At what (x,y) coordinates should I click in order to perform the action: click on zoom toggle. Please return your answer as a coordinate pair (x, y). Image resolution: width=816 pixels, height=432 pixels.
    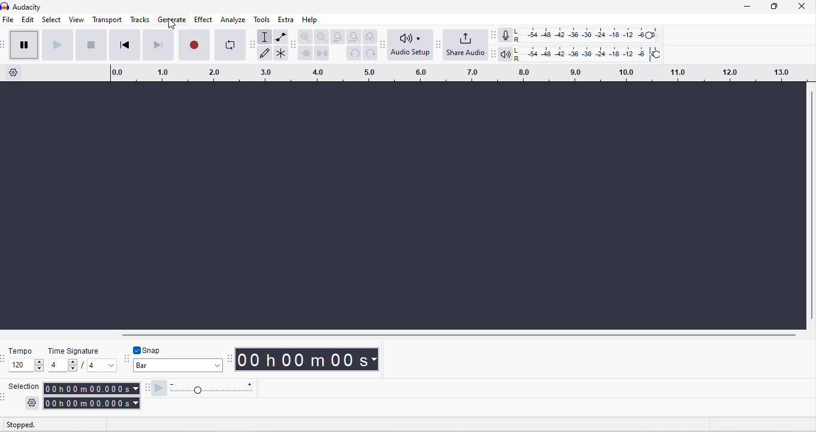
    Looking at the image, I should click on (371, 37).